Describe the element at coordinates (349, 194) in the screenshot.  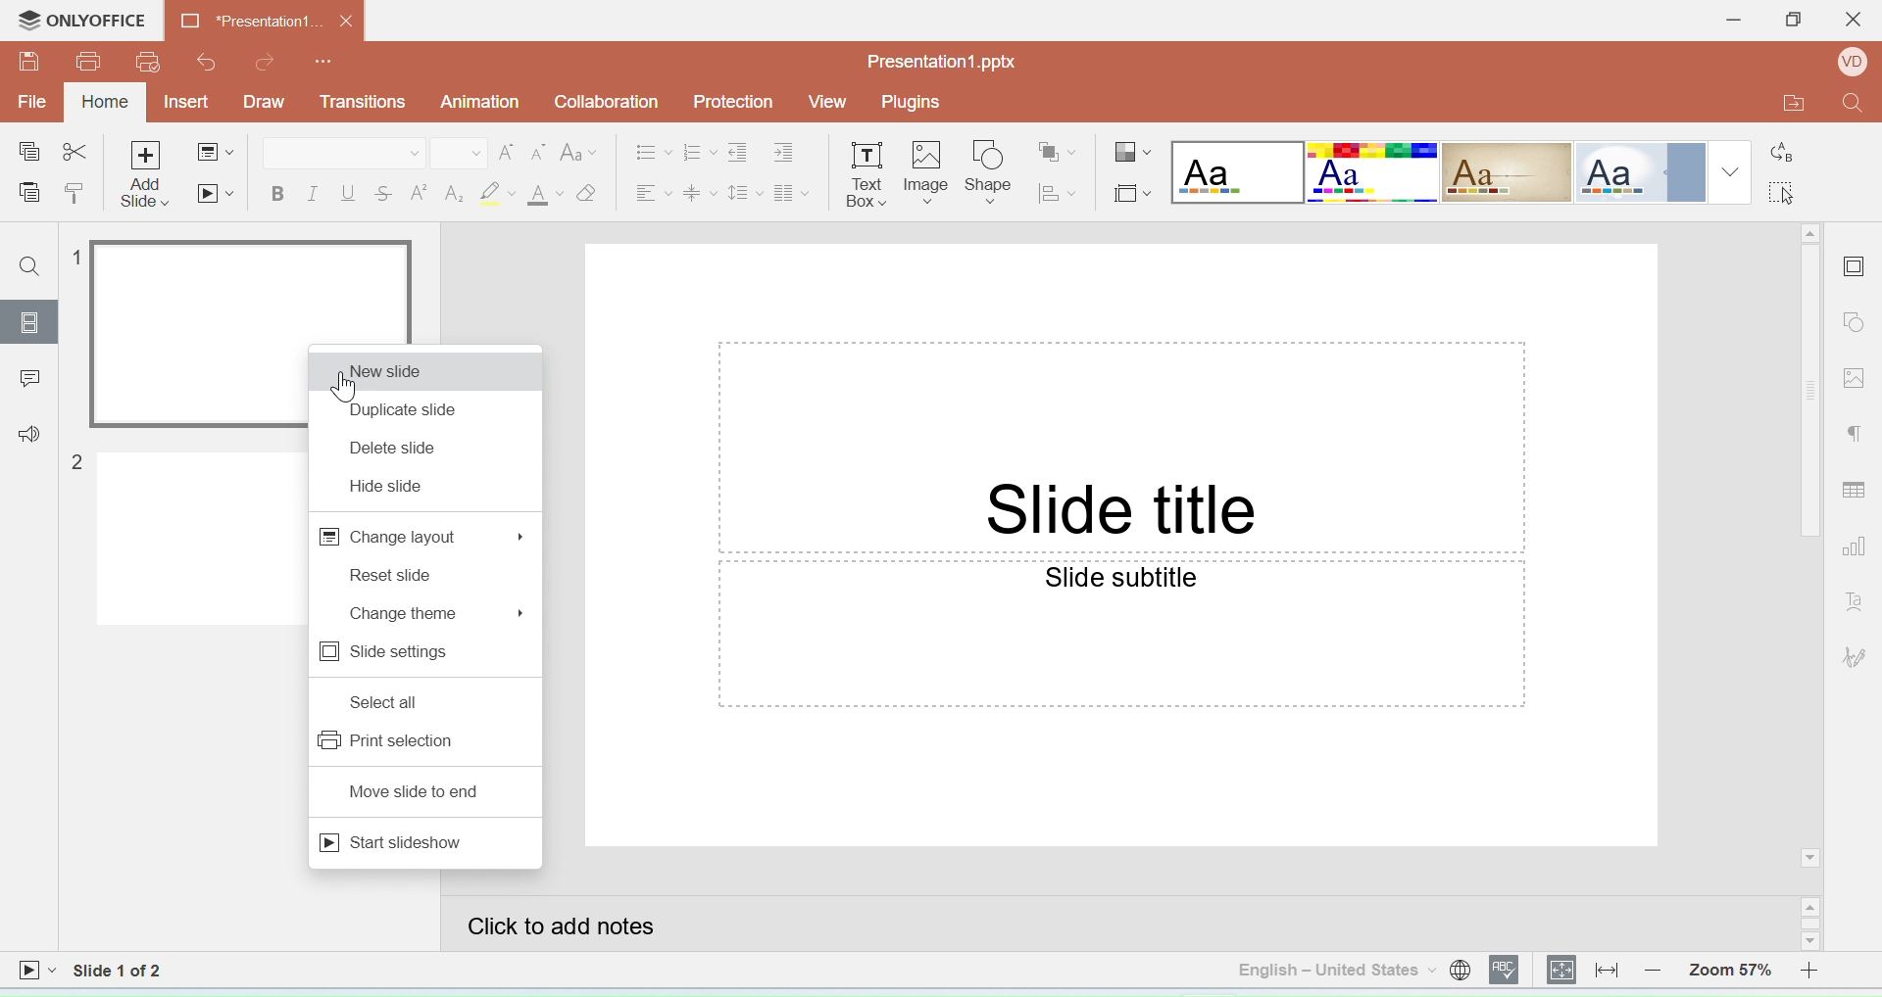
I see `Underline` at that location.